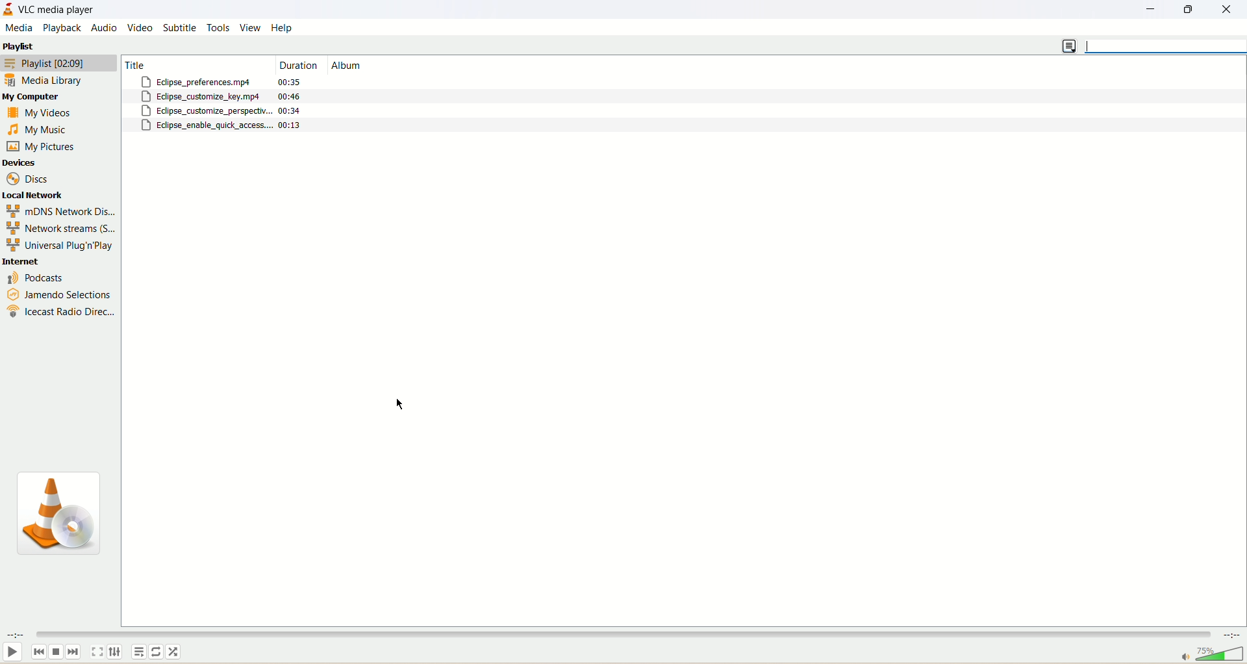 This screenshot has height=664, width=1247. Describe the element at coordinates (40, 112) in the screenshot. I see `my videos` at that location.